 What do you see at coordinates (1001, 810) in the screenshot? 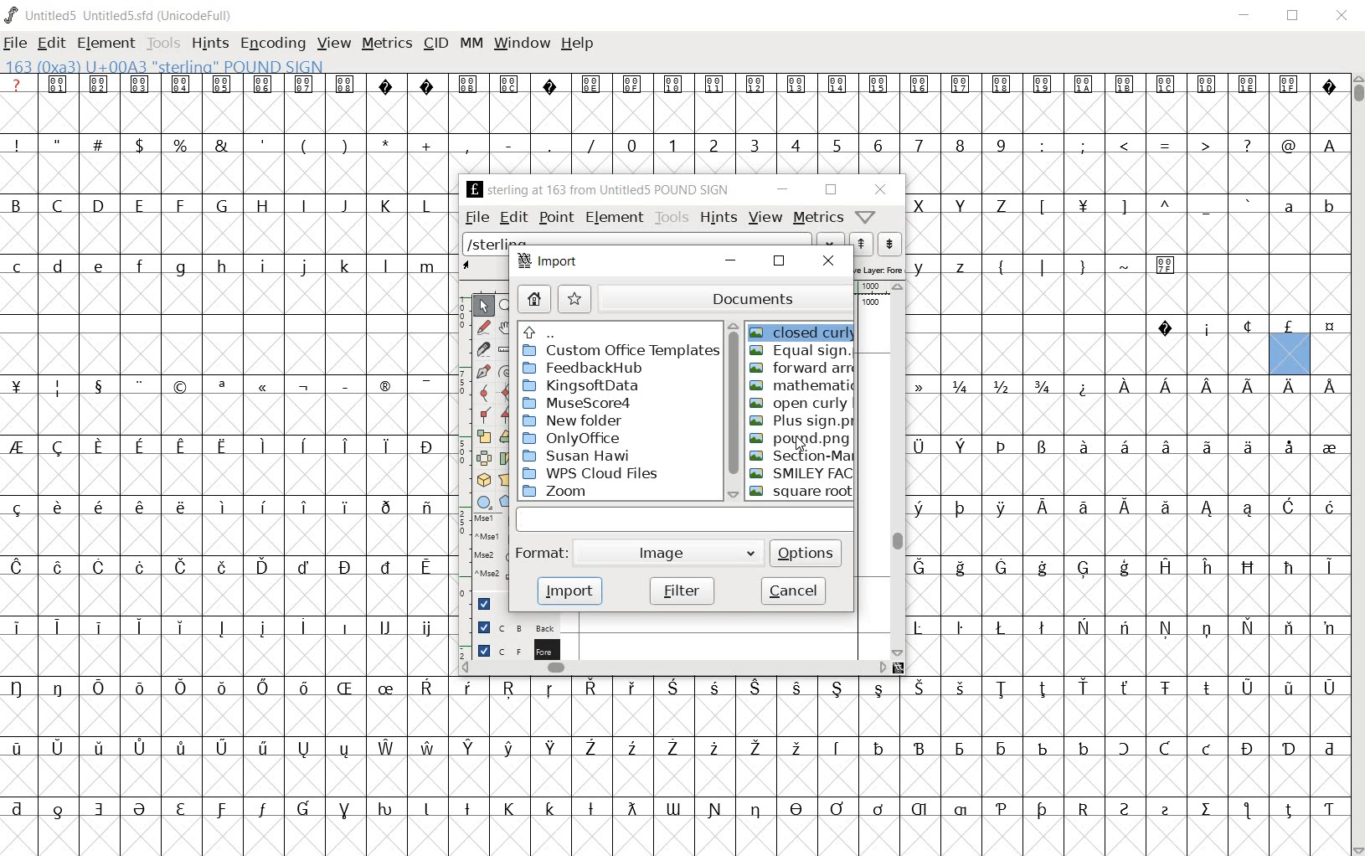
I see `Symbol` at bounding box center [1001, 810].